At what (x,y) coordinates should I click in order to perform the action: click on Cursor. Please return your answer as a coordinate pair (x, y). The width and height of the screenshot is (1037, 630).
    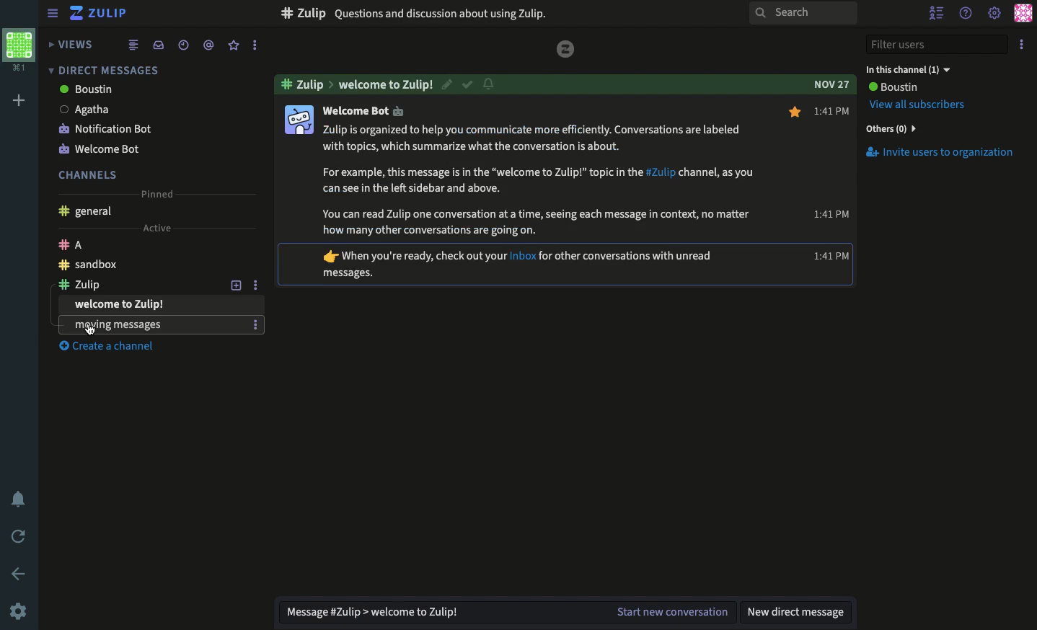
    Looking at the image, I should click on (90, 329).